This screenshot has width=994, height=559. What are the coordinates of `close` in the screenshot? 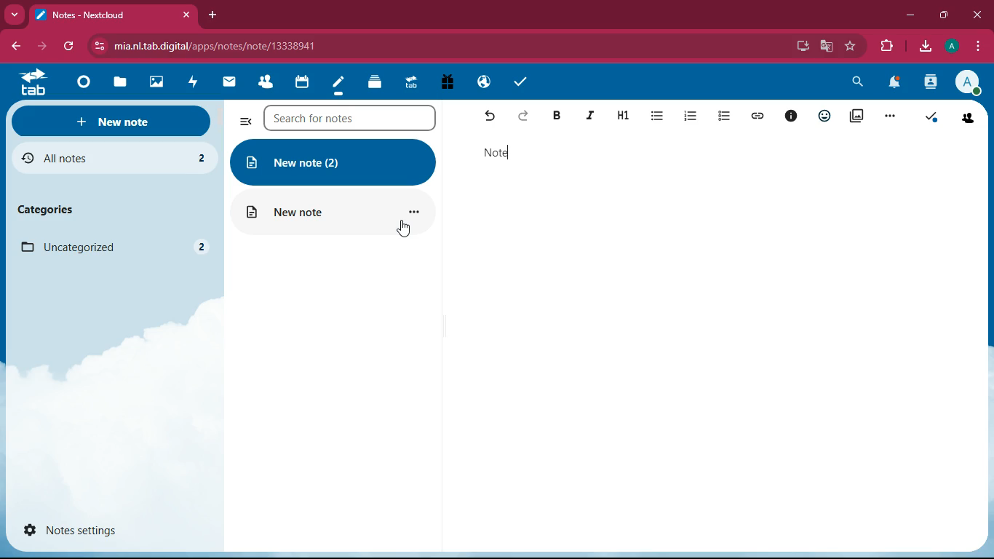 It's located at (979, 15).